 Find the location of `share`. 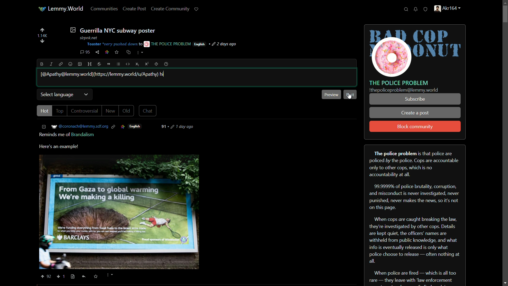

share is located at coordinates (97, 52).